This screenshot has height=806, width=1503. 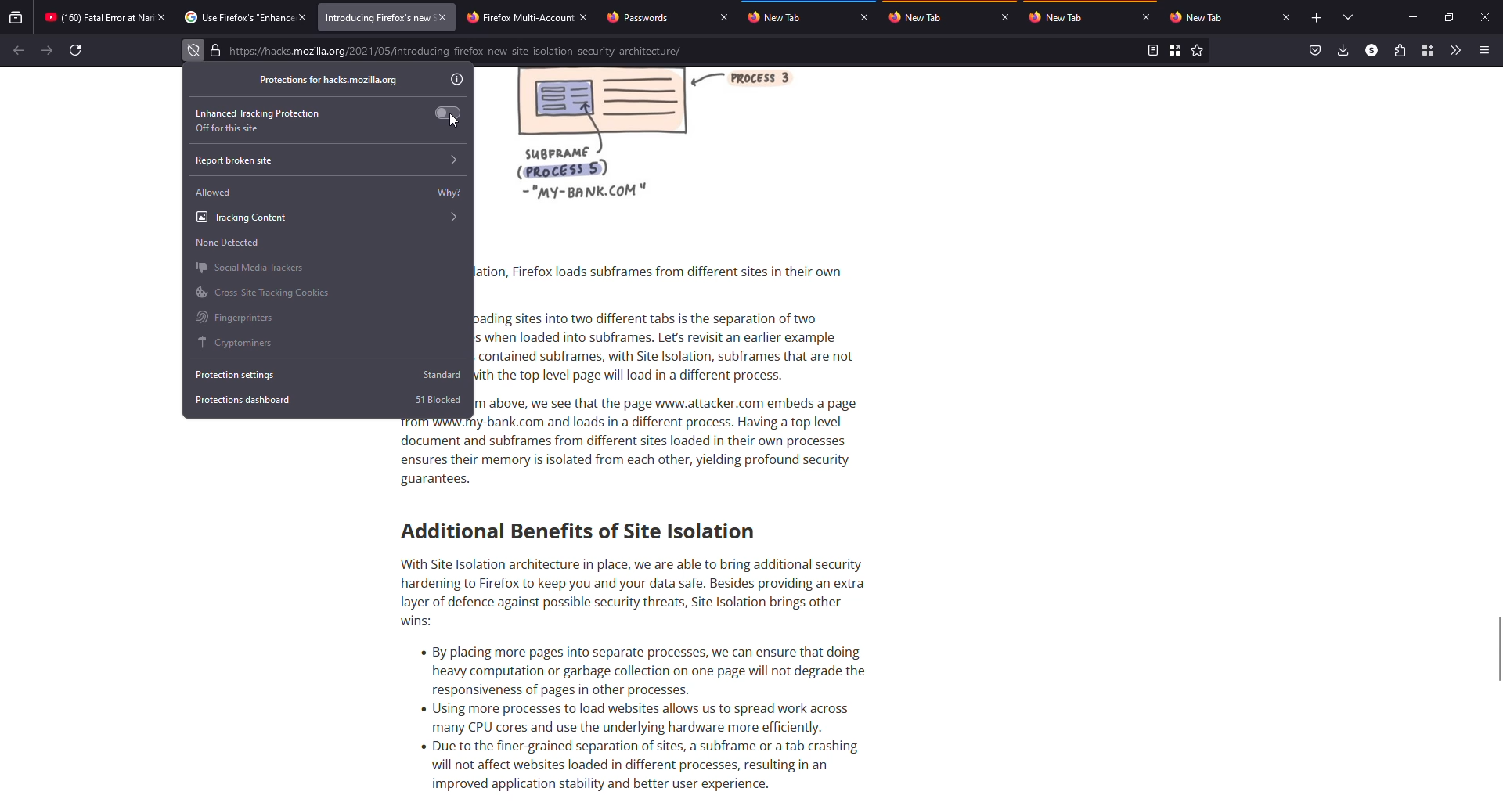 What do you see at coordinates (215, 50) in the screenshot?
I see `lock` at bounding box center [215, 50].